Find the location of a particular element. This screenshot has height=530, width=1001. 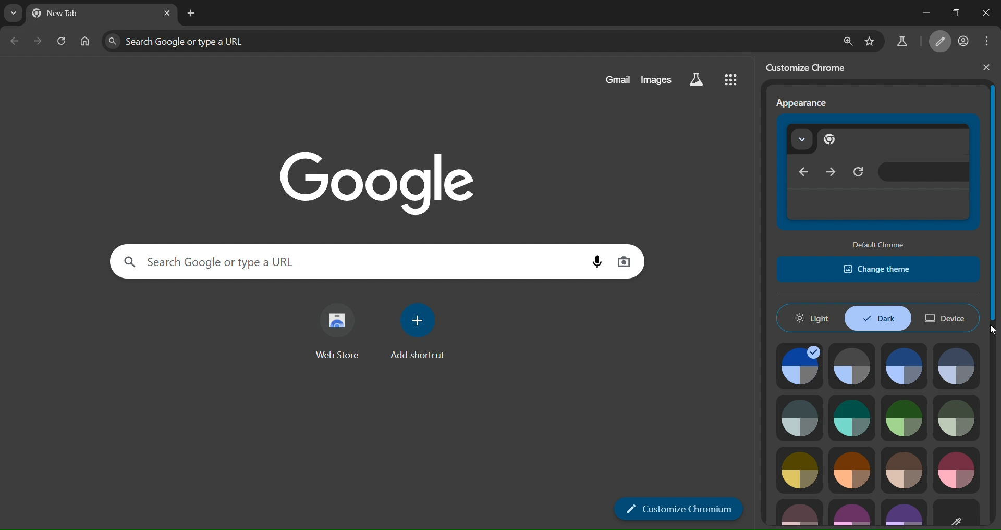

images is located at coordinates (655, 80).